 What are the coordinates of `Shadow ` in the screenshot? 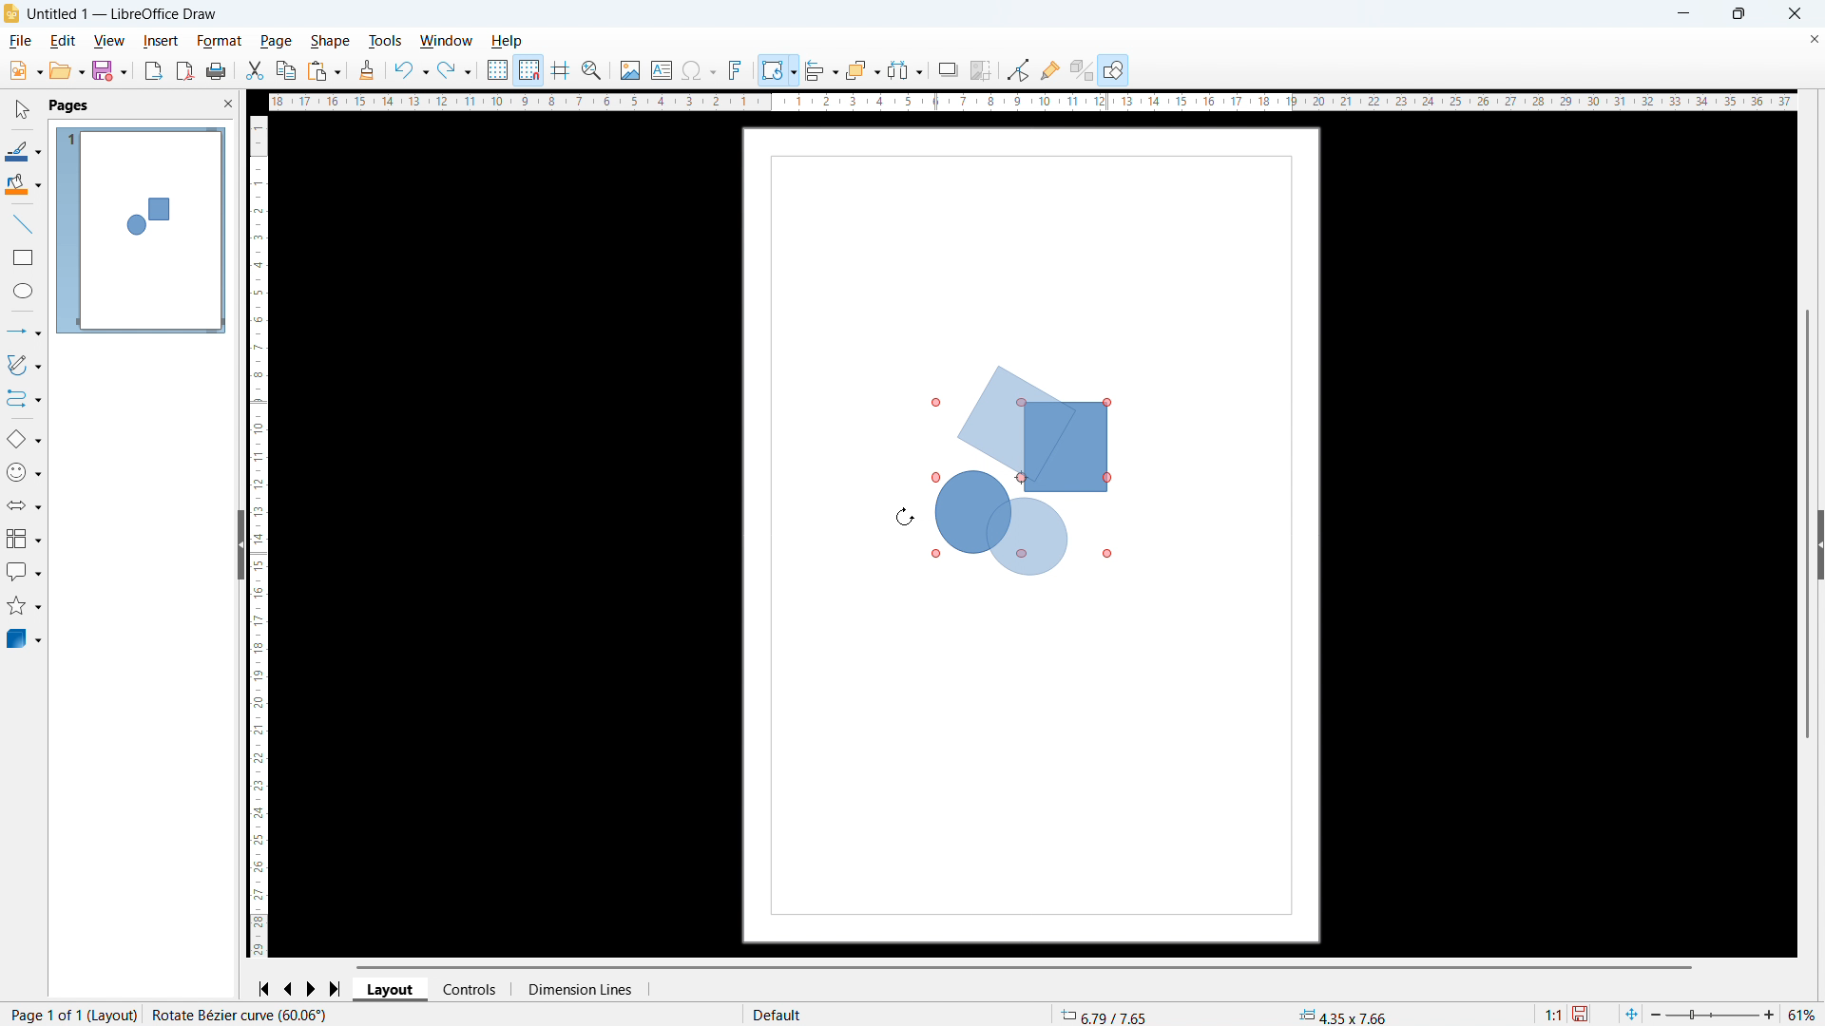 It's located at (948, 69).